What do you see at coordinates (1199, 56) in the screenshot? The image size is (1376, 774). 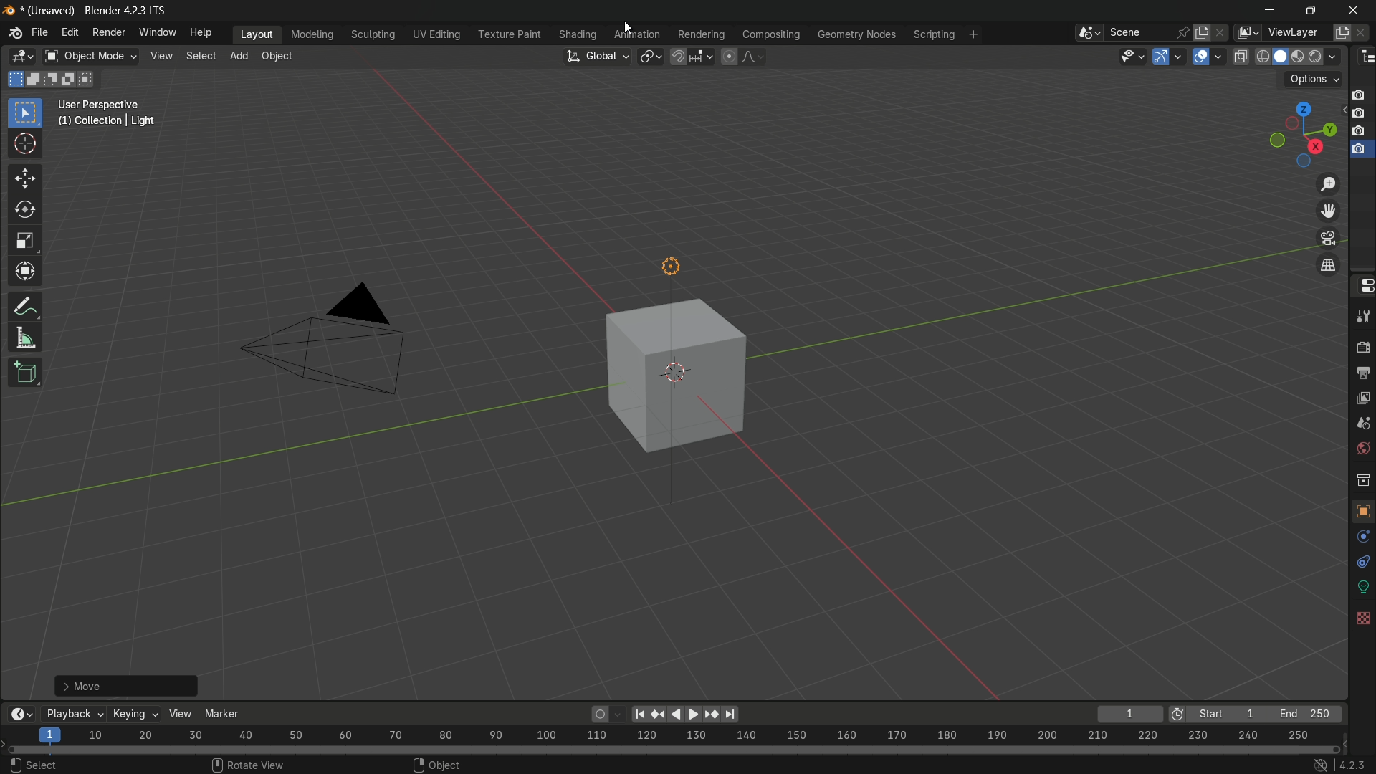 I see `show overlays` at bounding box center [1199, 56].